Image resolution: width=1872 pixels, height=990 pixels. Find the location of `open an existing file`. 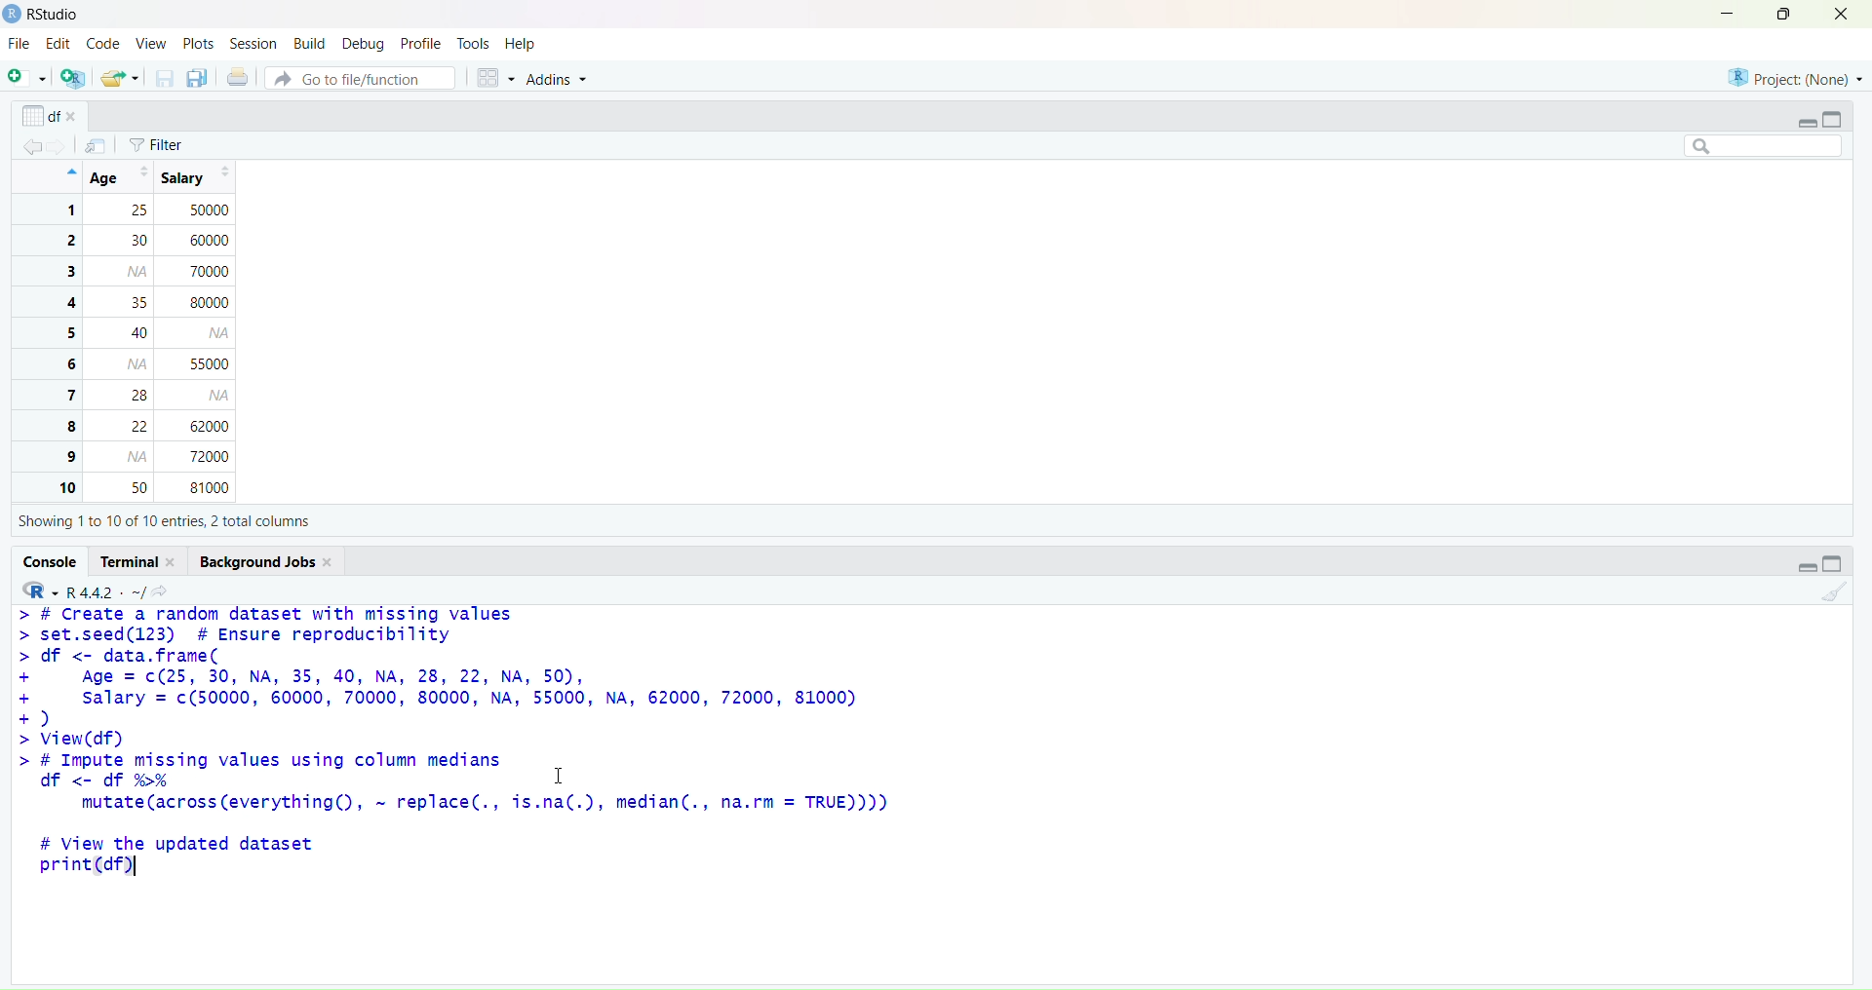

open an existing file is located at coordinates (119, 79).